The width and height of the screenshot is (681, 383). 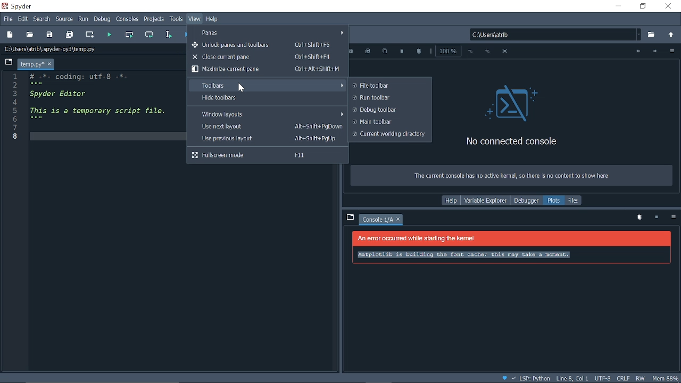 I want to click on Memory usgae, so click(x=666, y=378).